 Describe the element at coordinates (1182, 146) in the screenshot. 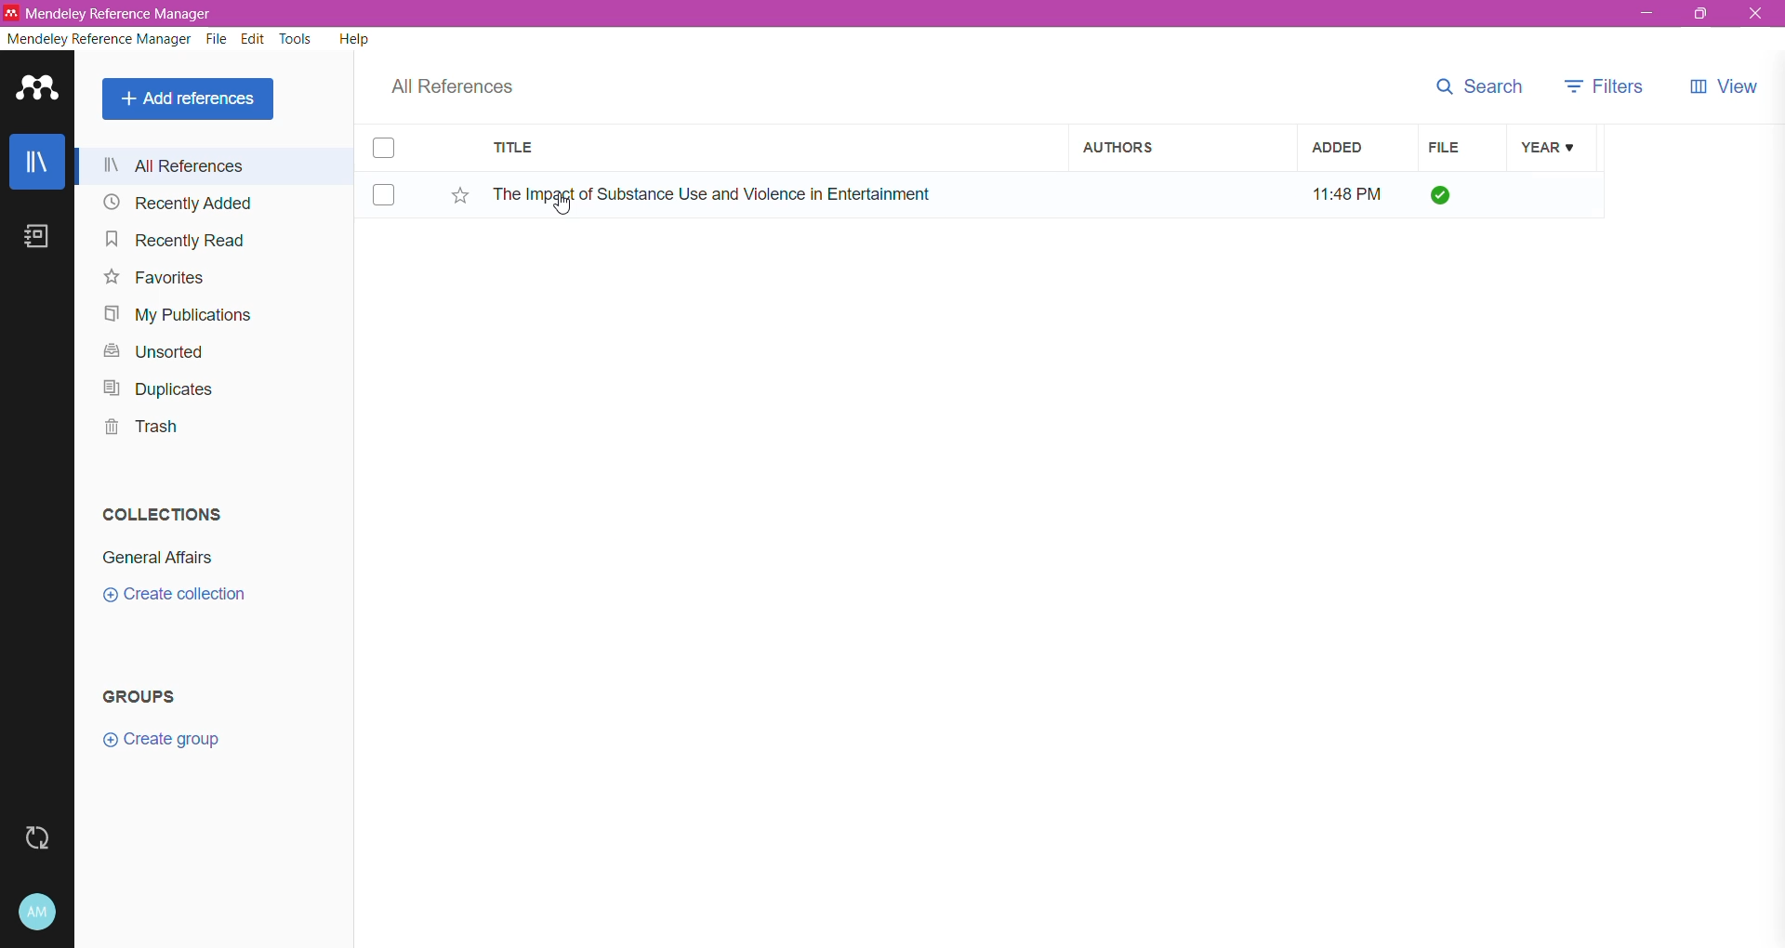

I see `Authors` at that location.